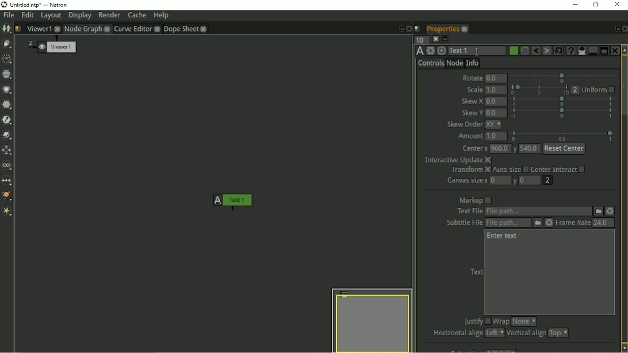  Describe the element at coordinates (562, 114) in the screenshot. I see `selection bar` at that location.